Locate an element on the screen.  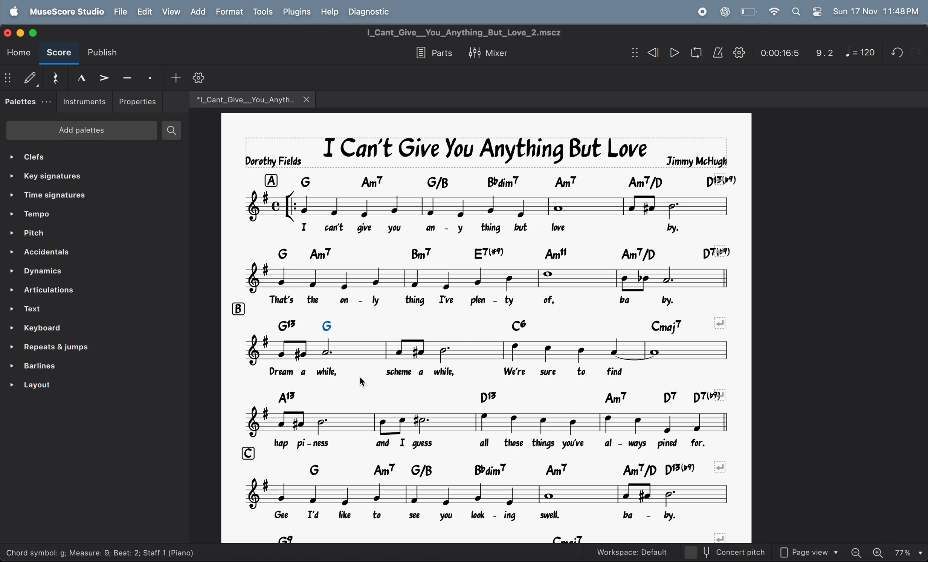
plugins is located at coordinates (296, 13).